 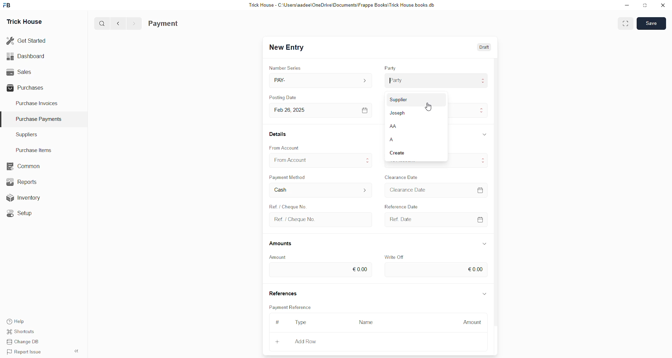 I want to click on Details, so click(x=278, y=134).